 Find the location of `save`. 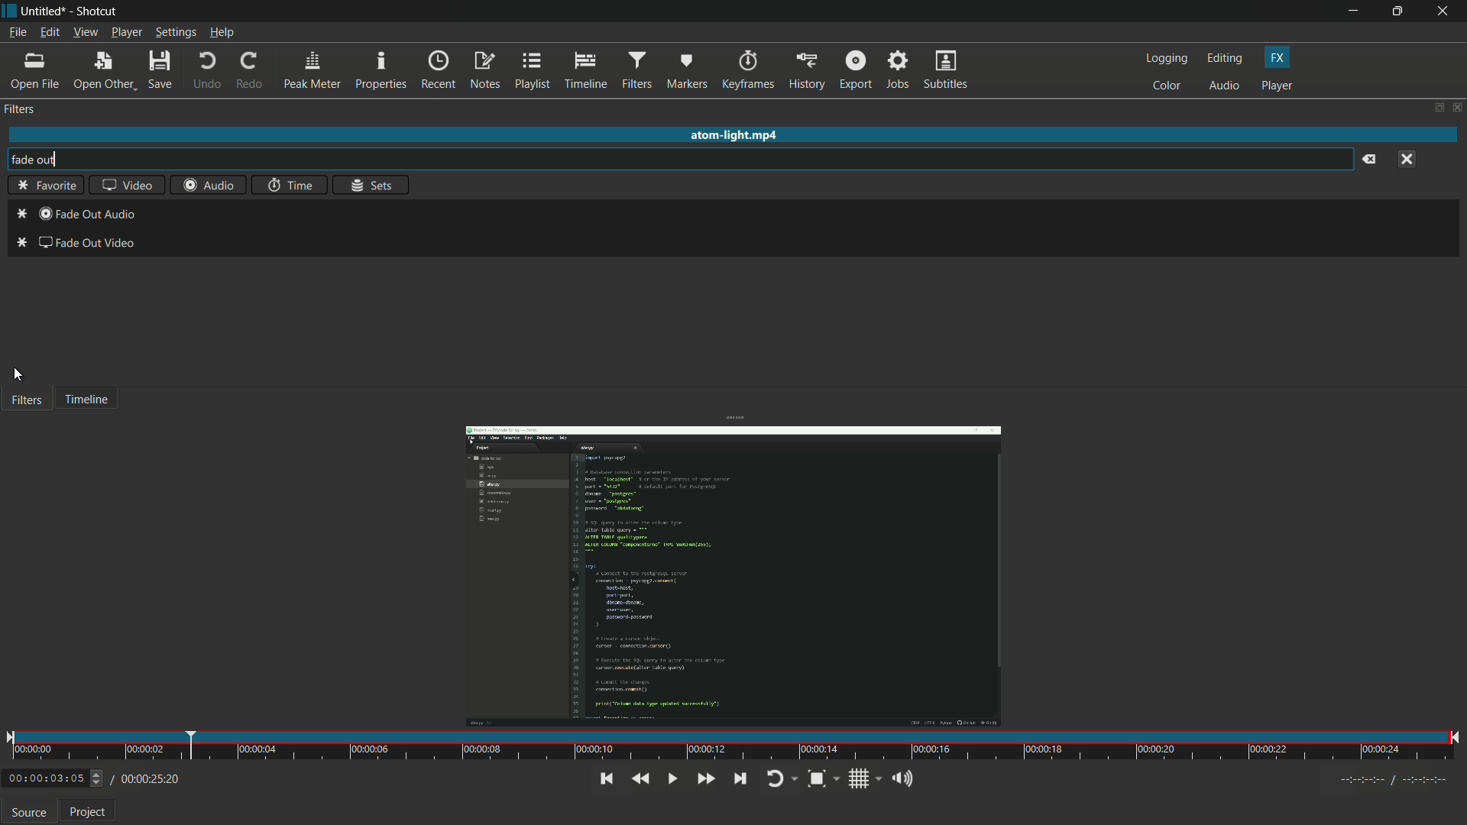

save is located at coordinates (161, 70).